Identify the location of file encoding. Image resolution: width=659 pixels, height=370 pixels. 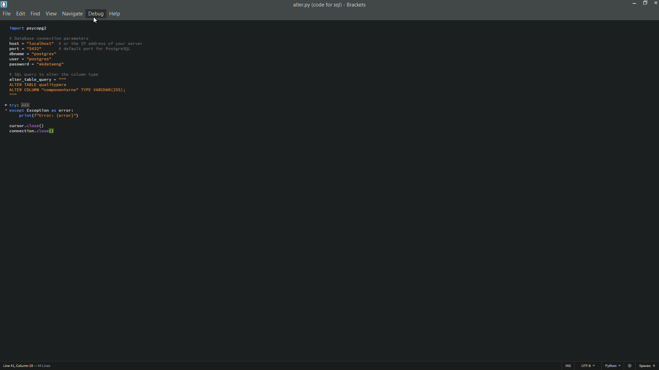
(588, 366).